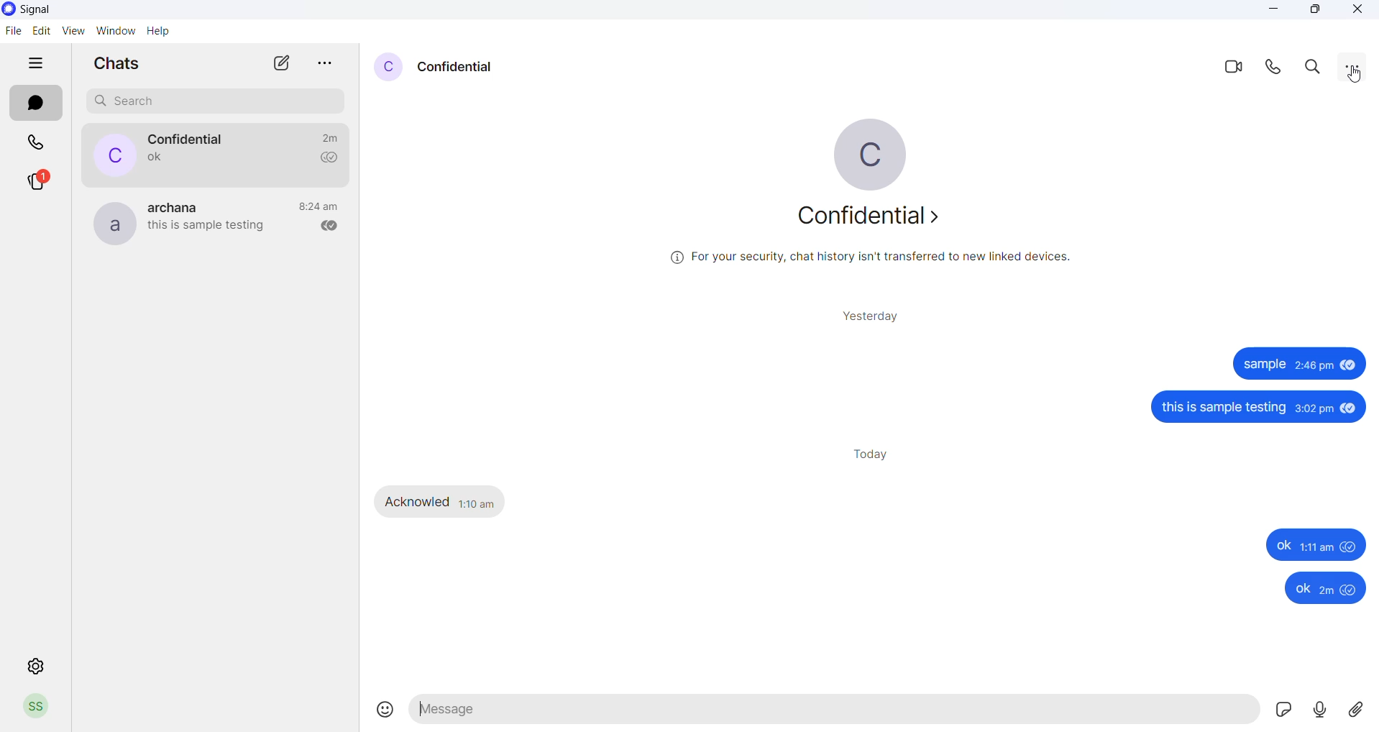  I want to click on contact name, so click(188, 139).